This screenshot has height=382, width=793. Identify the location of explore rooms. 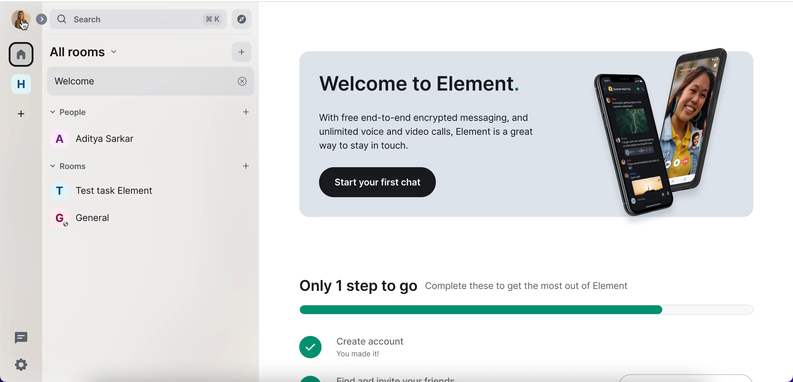
(245, 19).